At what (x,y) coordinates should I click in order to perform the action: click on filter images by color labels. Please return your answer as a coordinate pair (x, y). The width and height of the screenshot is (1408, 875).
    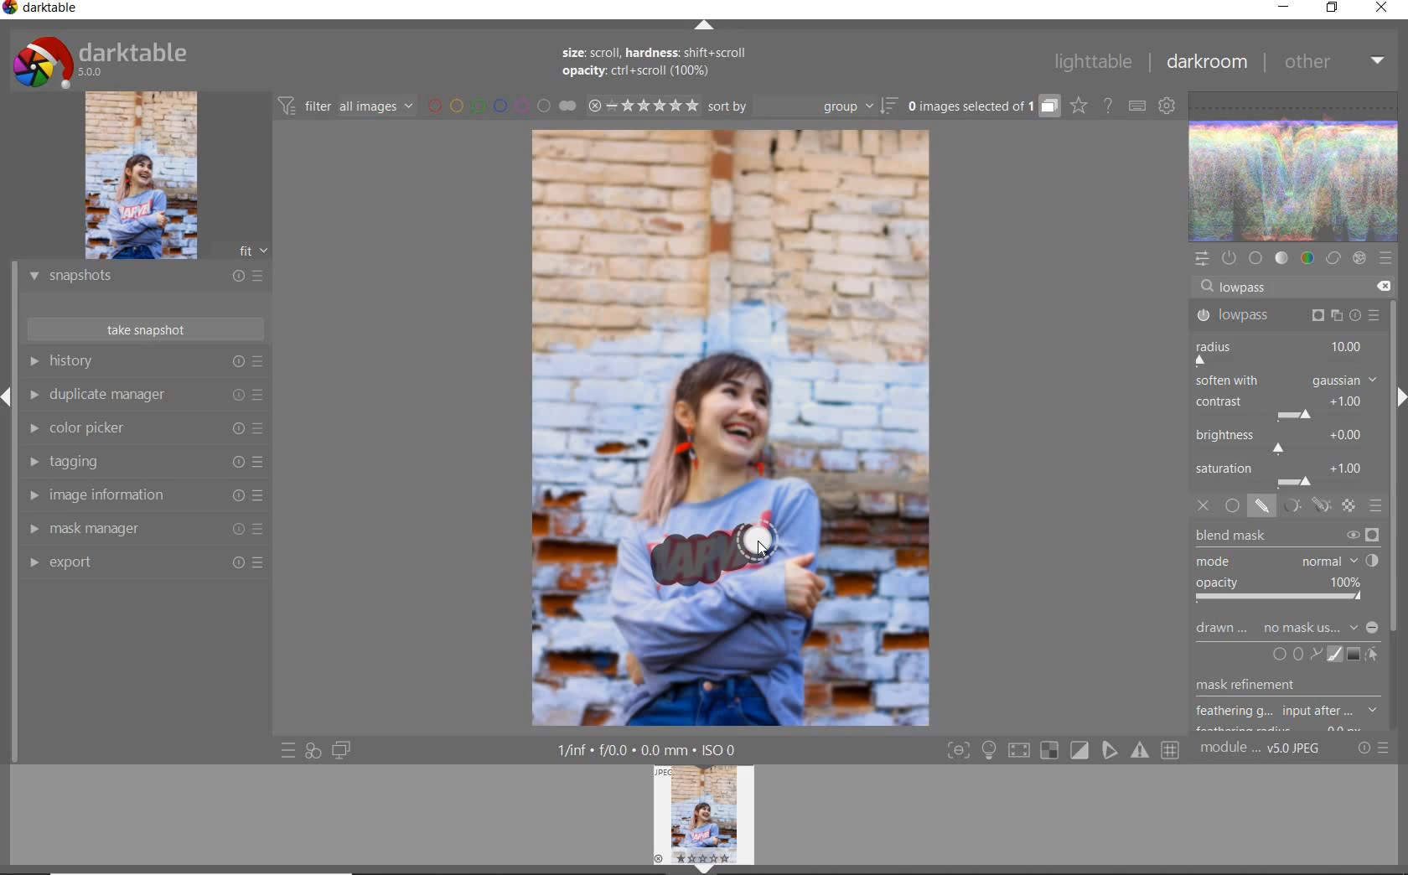
    Looking at the image, I should click on (501, 106).